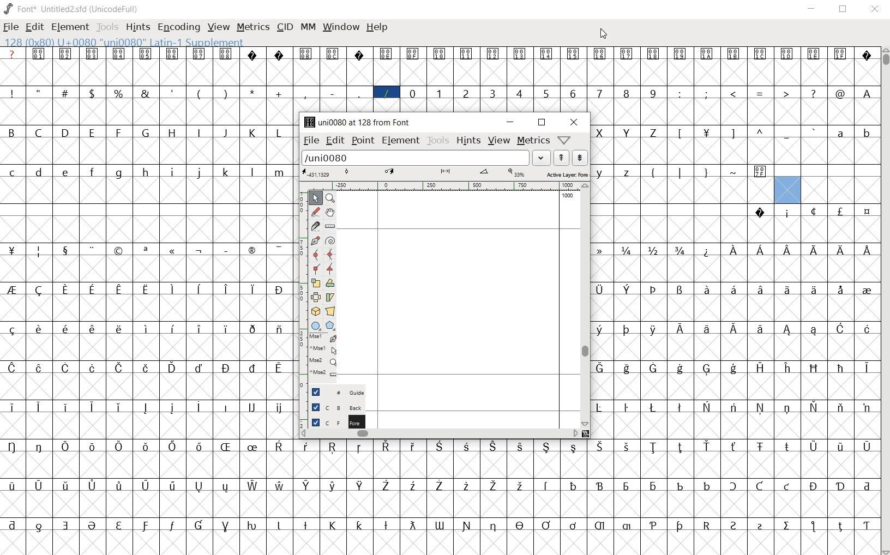  What do you see at coordinates (652, 133) in the screenshot?
I see `glyph` at bounding box center [652, 133].